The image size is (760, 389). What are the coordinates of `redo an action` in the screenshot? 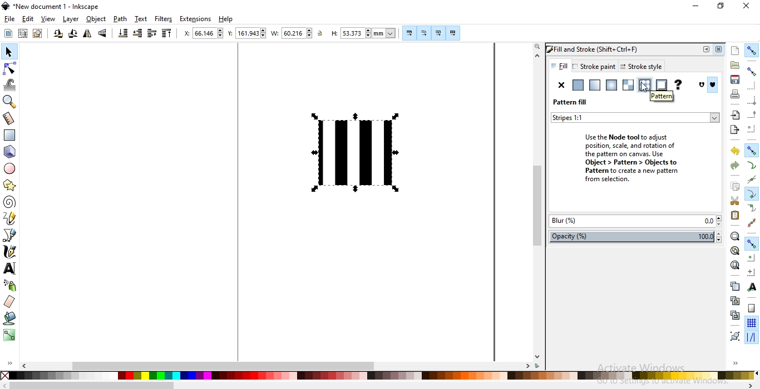 It's located at (734, 164).